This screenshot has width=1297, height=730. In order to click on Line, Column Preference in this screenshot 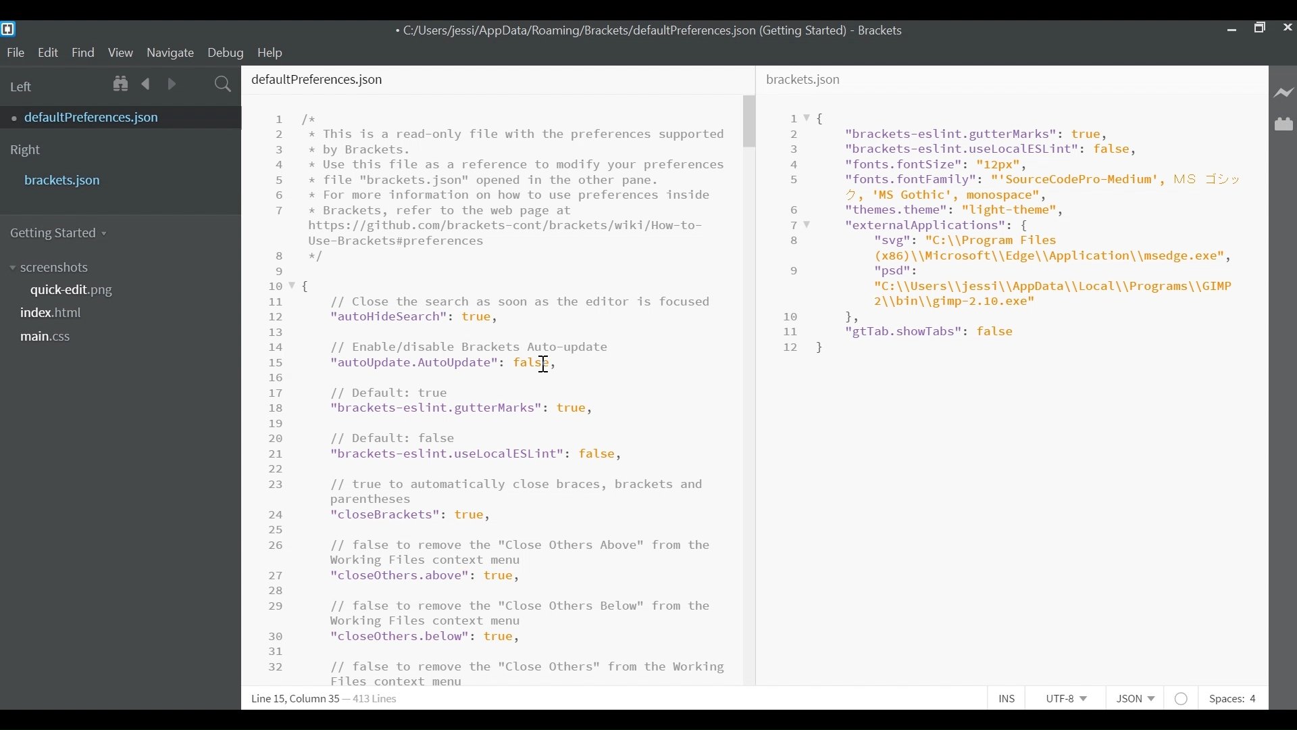, I will do `click(317, 699)`.